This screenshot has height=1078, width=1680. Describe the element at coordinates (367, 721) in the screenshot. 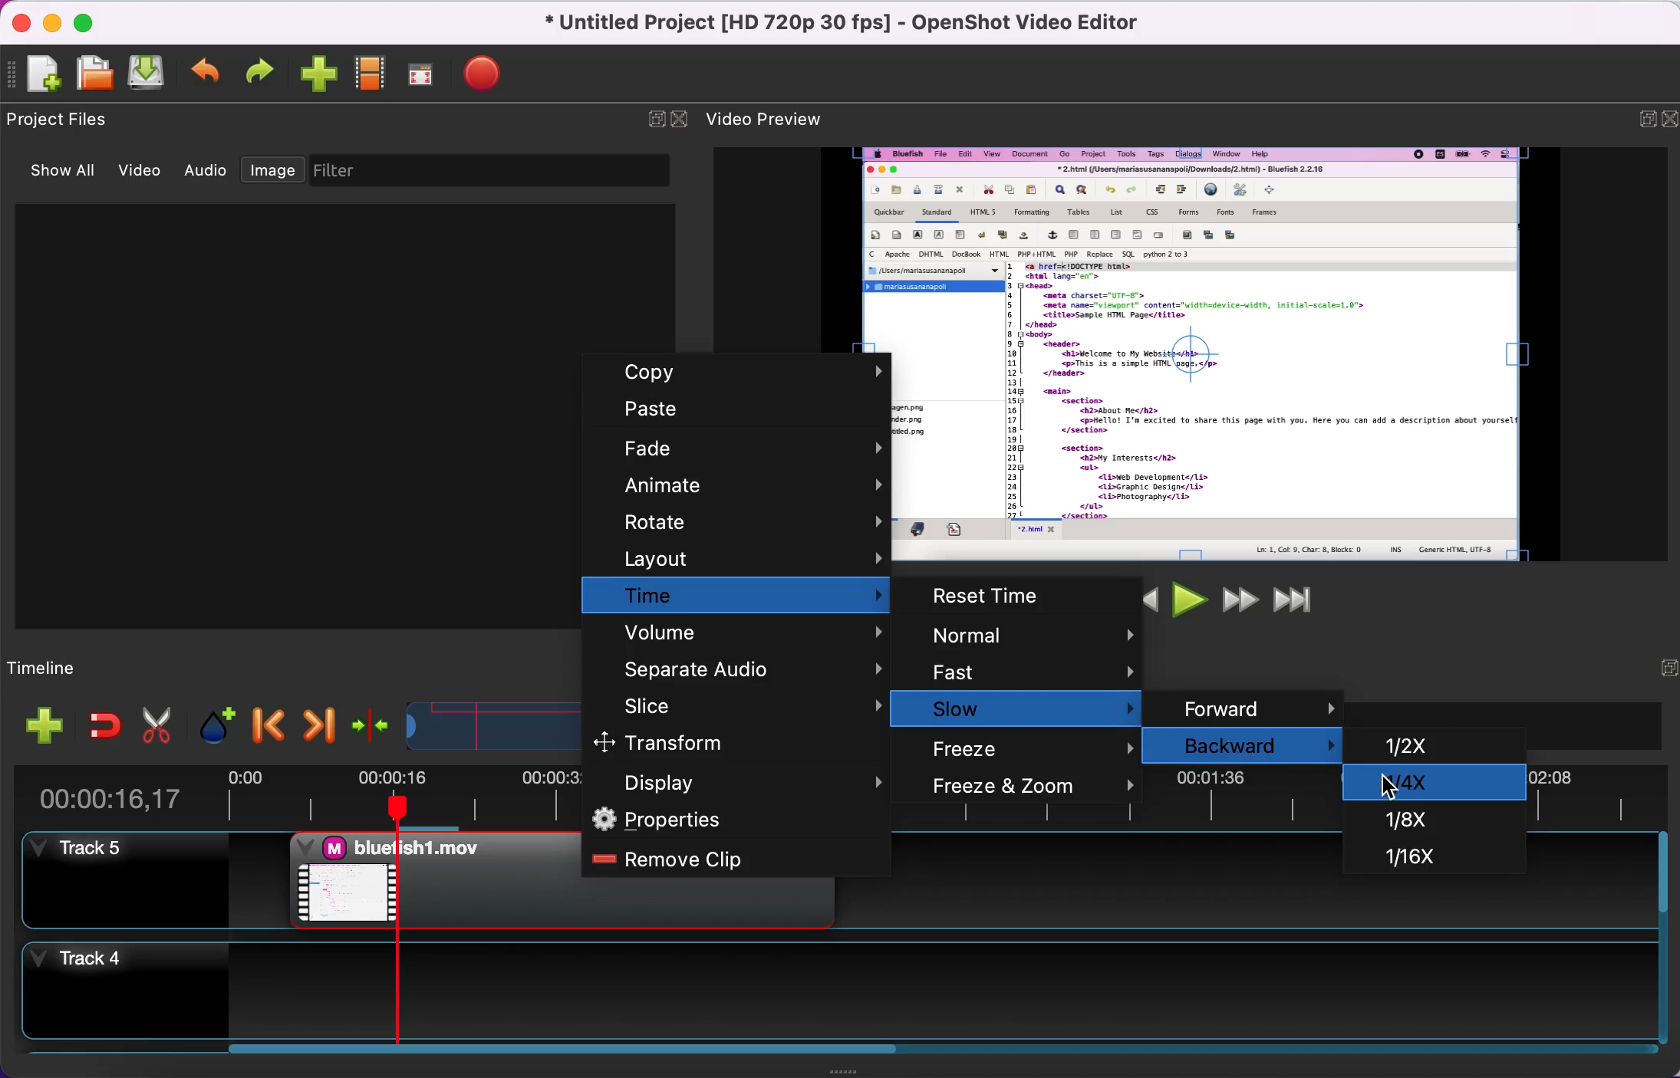

I see `center the timeline` at that location.